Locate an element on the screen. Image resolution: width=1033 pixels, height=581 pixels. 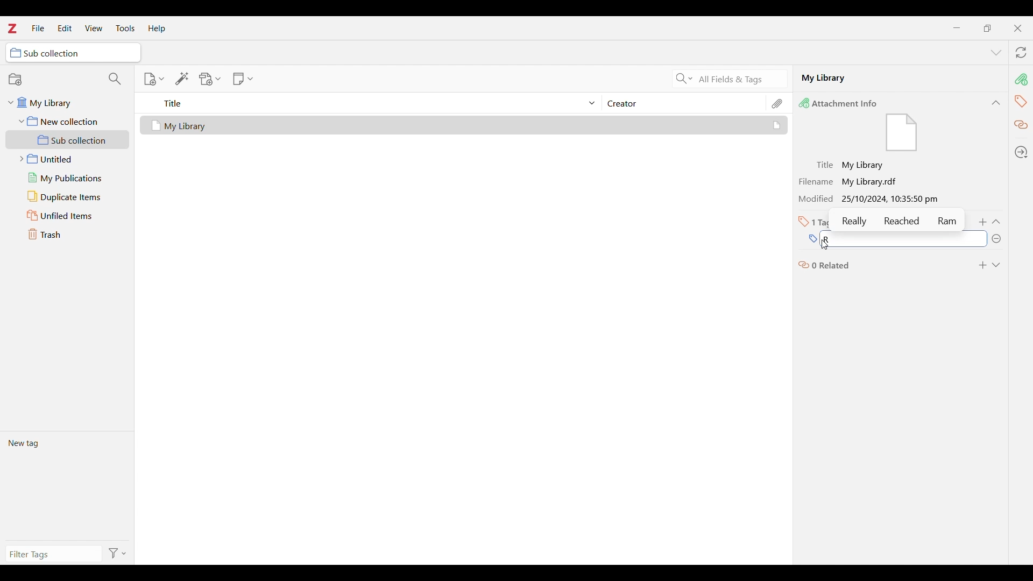
View menu is located at coordinates (94, 28).